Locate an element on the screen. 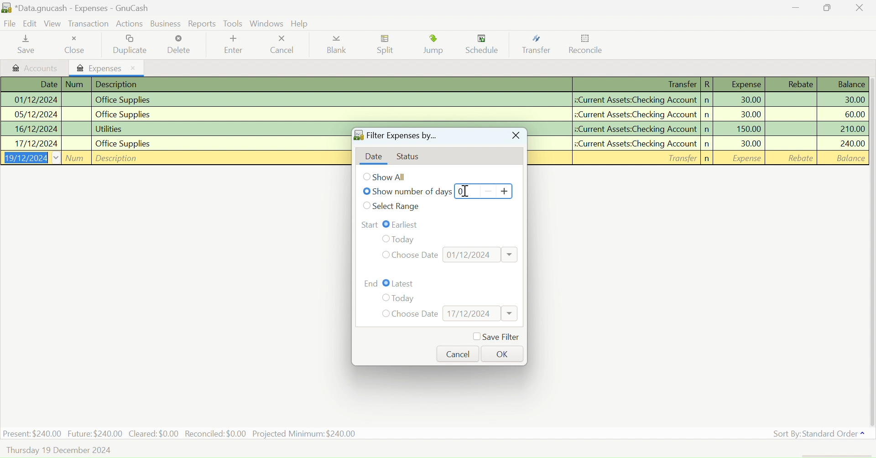  Date is located at coordinates (373, 157).